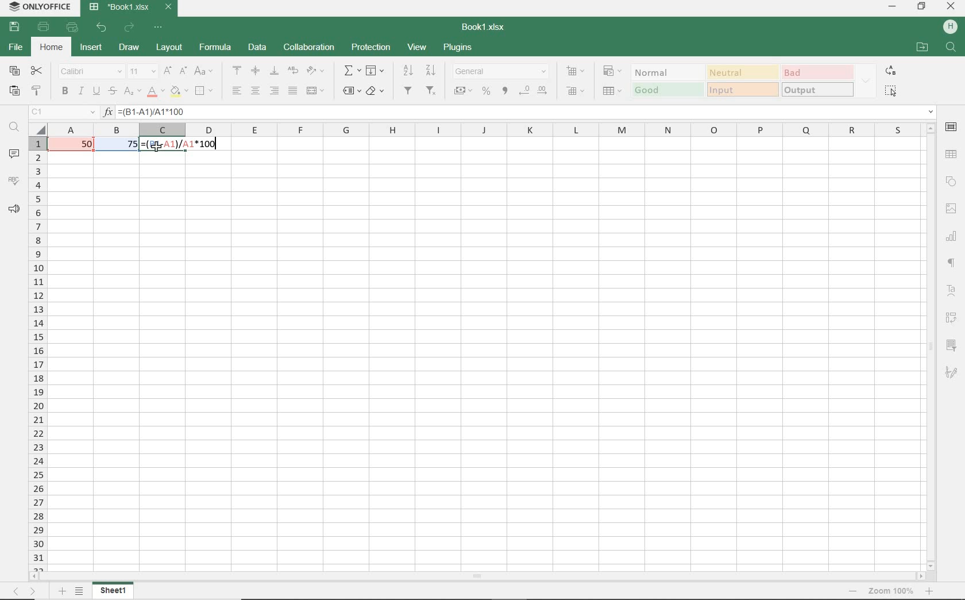 The height and width of the screenshot is (600, 965). Describe the element at coordinates (113, 91) in the screenshot. I see `strikethrough` at that location.